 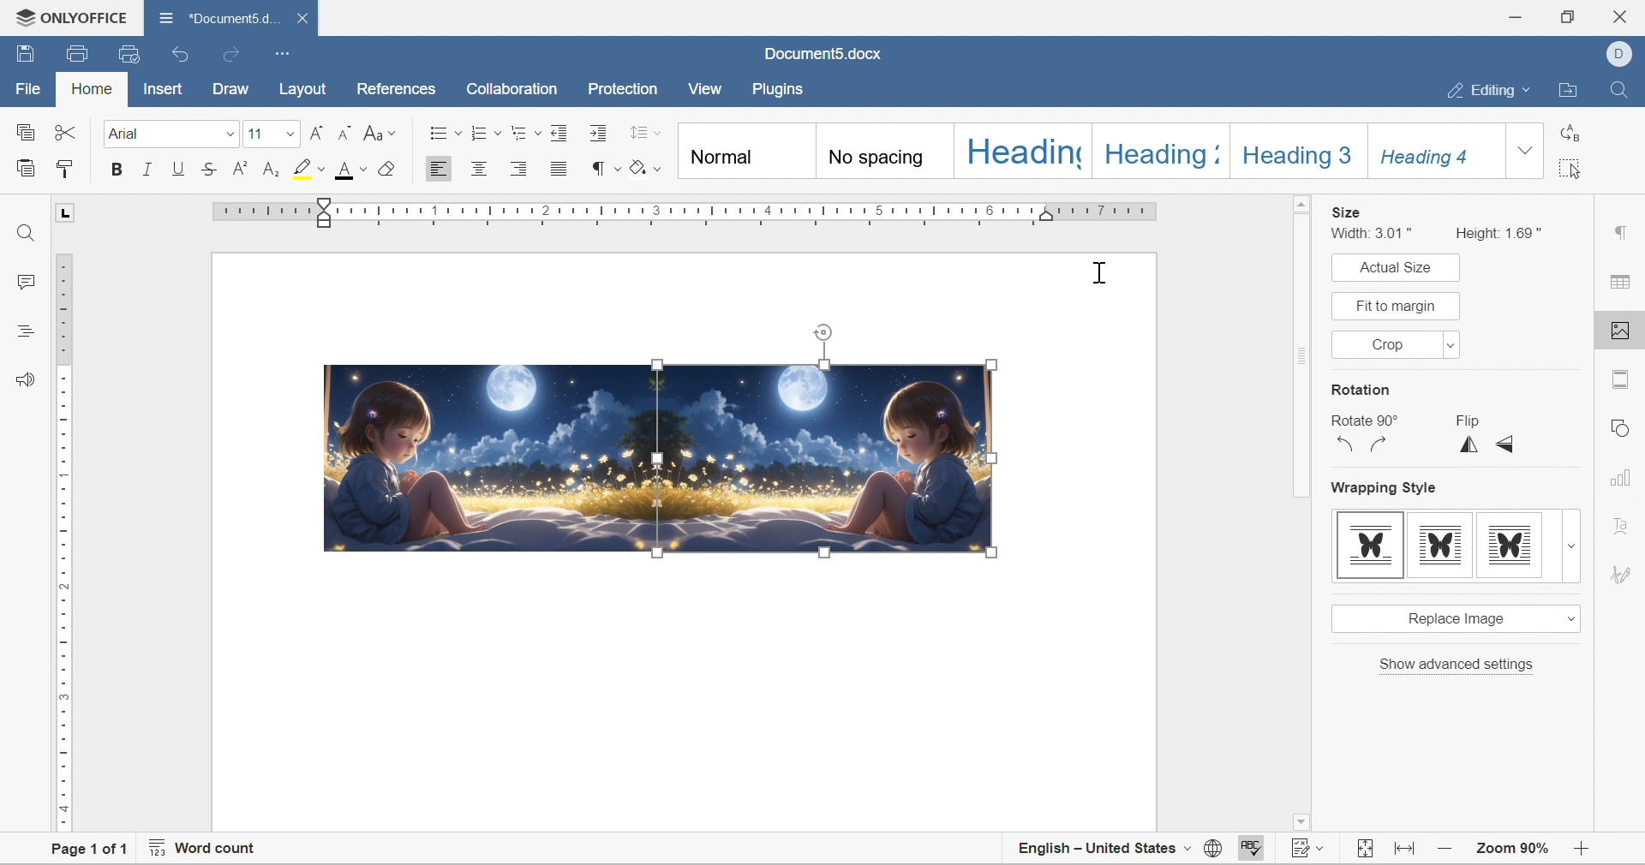 I want to click on print, so click(x=75, y=57).